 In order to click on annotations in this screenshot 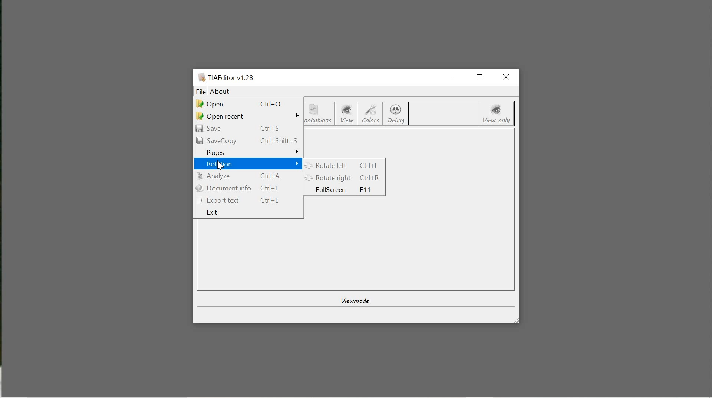, I will do `click(320, 114)`.